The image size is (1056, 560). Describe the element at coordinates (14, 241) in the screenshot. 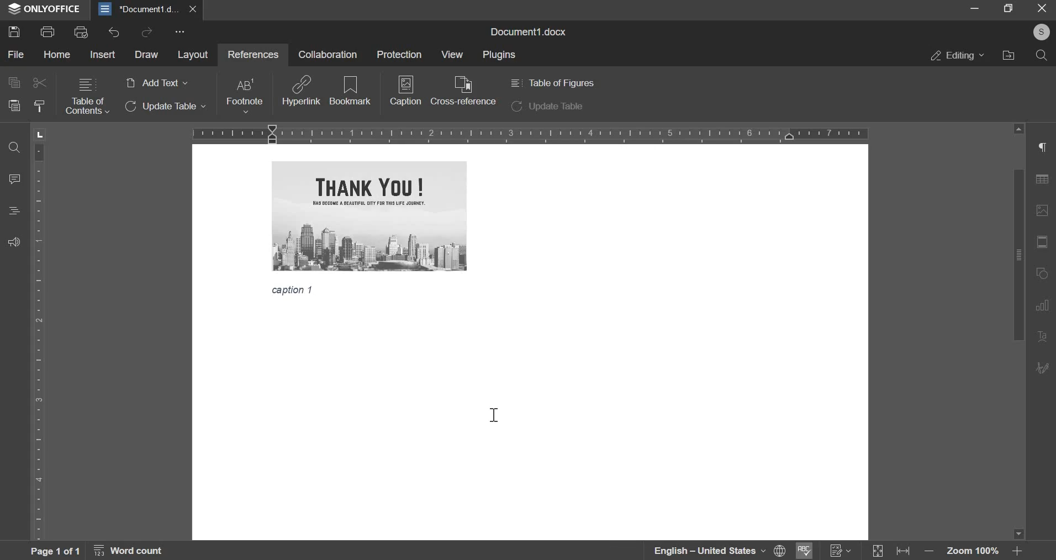

I see `feedback` at that location.